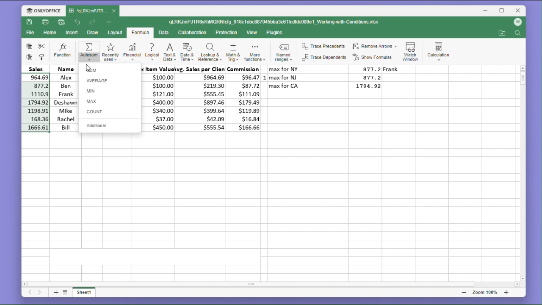  What do you see at coordinates (30, 23) in the screenshot?
I see `save` at bounding box center [30, 23].